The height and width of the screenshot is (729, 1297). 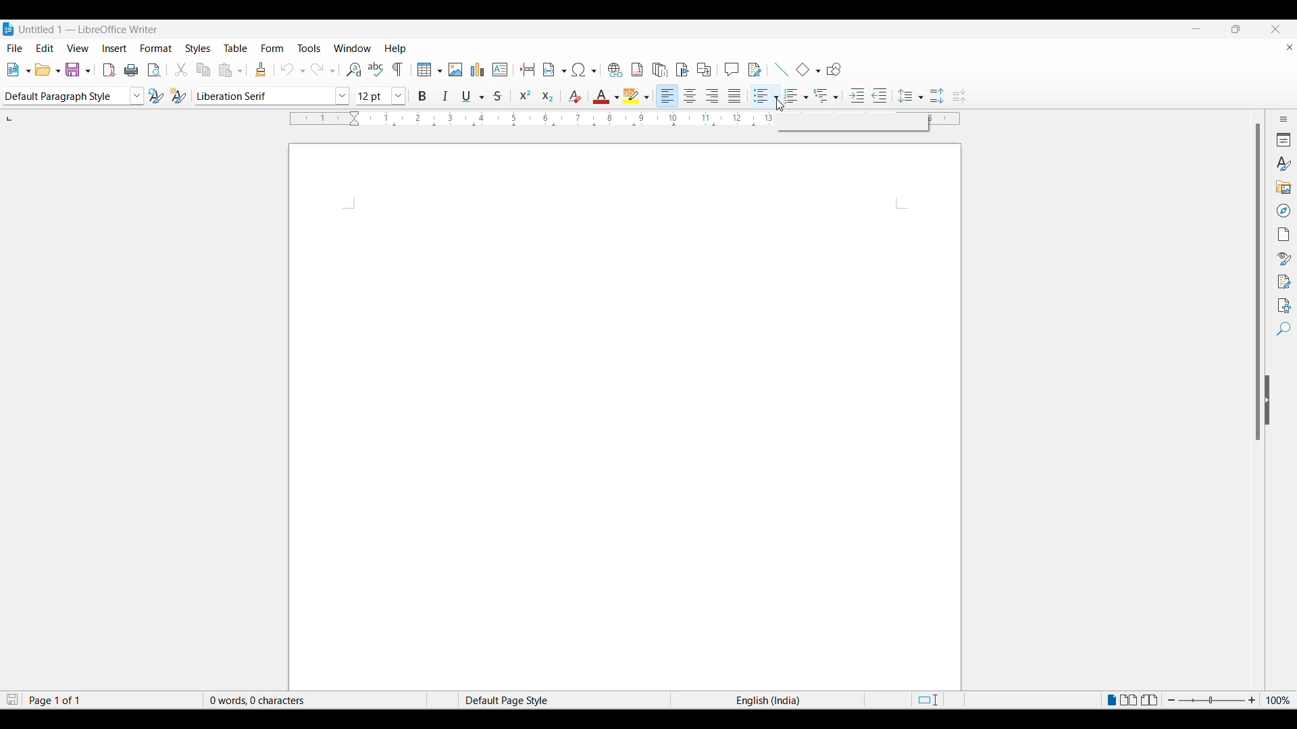 What do you see at coordinates (526, 94) in the screenshot?
I see `superscript` at bounding box center [526, 94].